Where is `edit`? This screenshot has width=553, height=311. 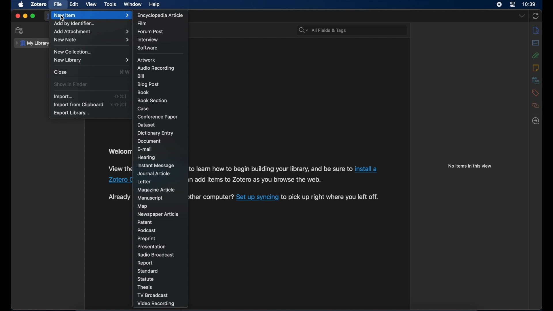
edit is located at coordinates (74, 4).